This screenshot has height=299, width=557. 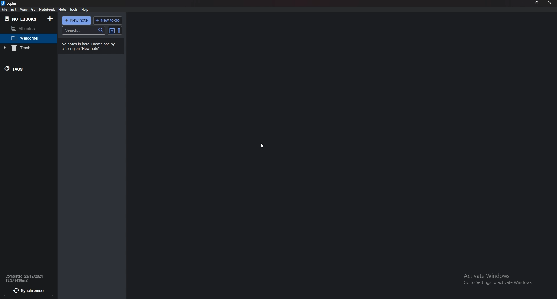 I want to click on Toggle sort order, so click(x=112, y=31).